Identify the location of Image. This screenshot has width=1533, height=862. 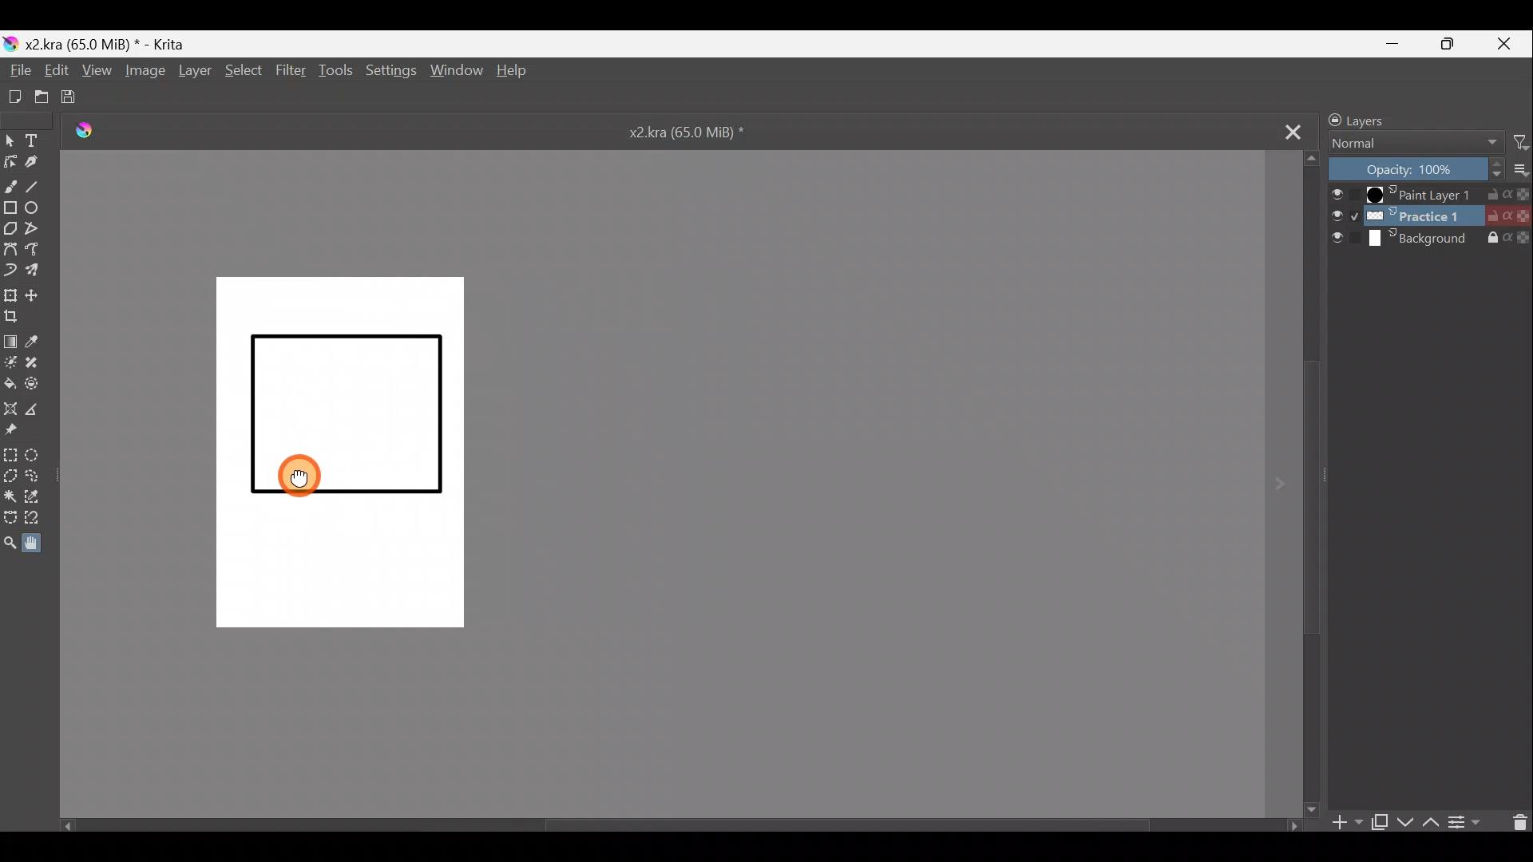
(148, 74).